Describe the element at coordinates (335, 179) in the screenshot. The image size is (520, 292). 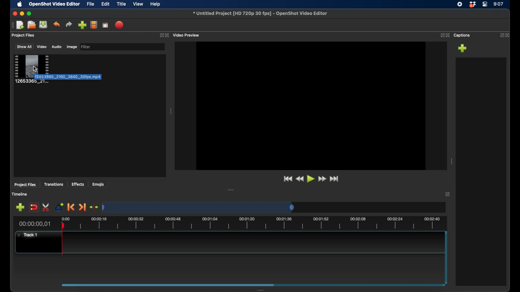
I see `fast forward` at that location.